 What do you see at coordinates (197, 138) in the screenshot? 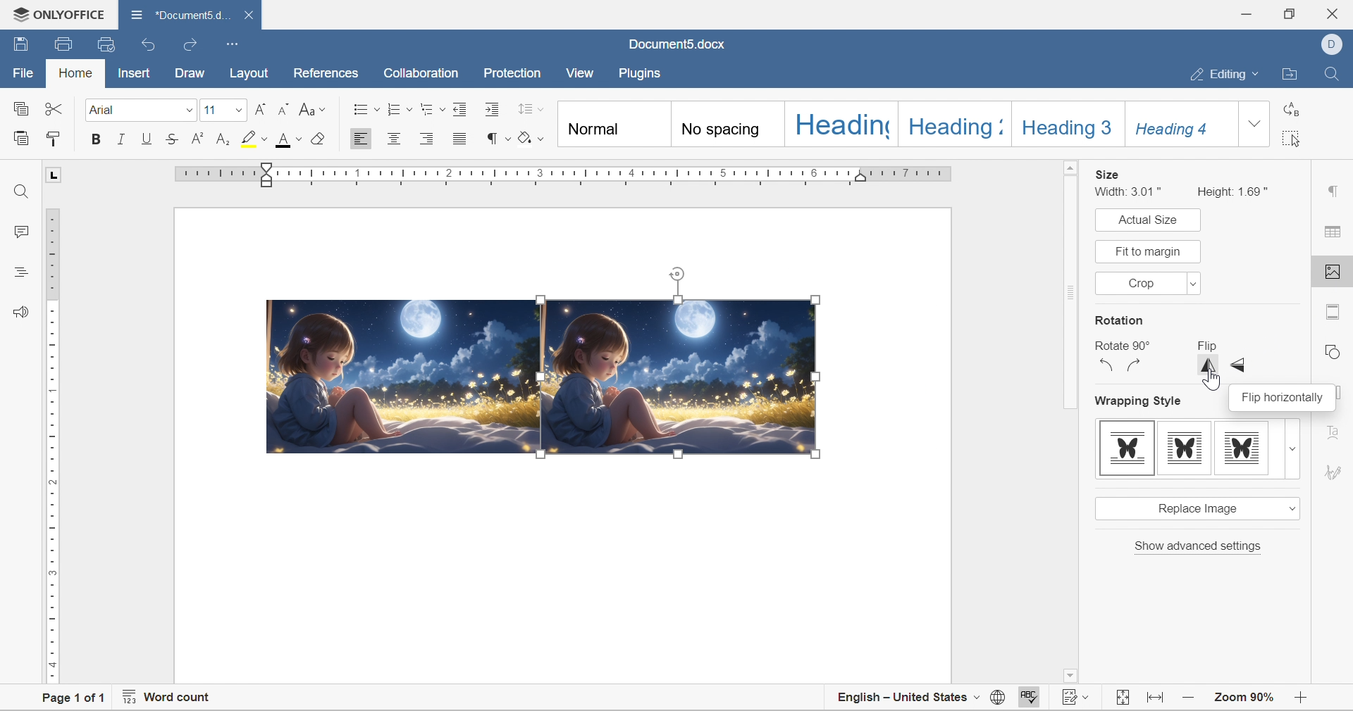
I see `superscript` at bounding box center [197, 138].